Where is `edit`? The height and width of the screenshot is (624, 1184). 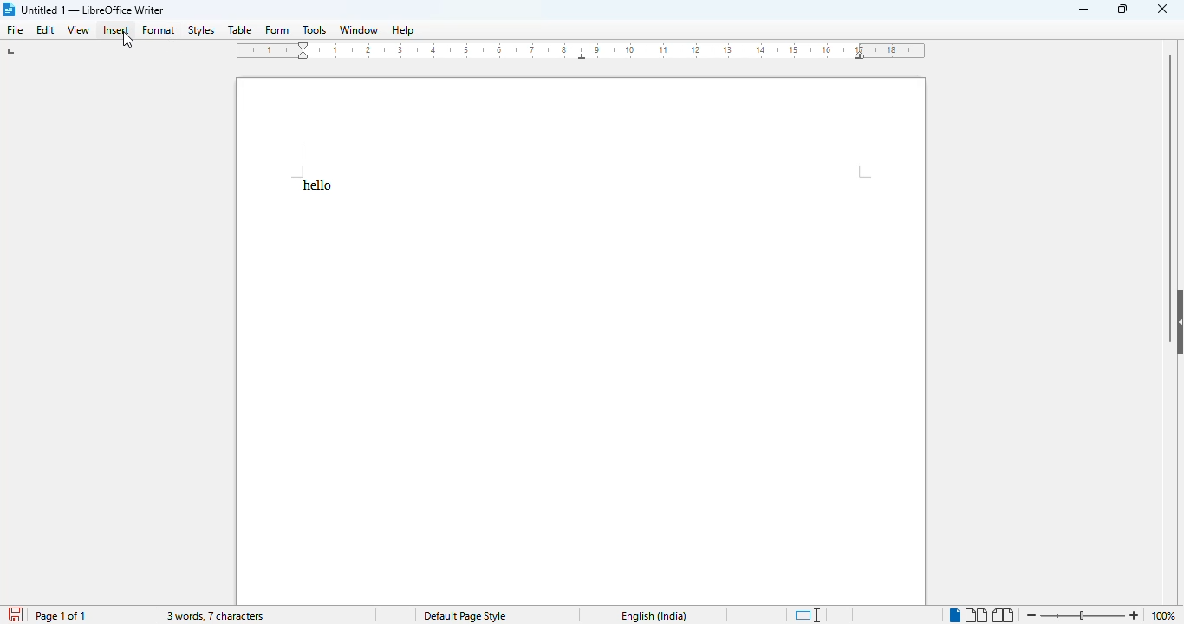
edit is located at coordinates (46, 29).